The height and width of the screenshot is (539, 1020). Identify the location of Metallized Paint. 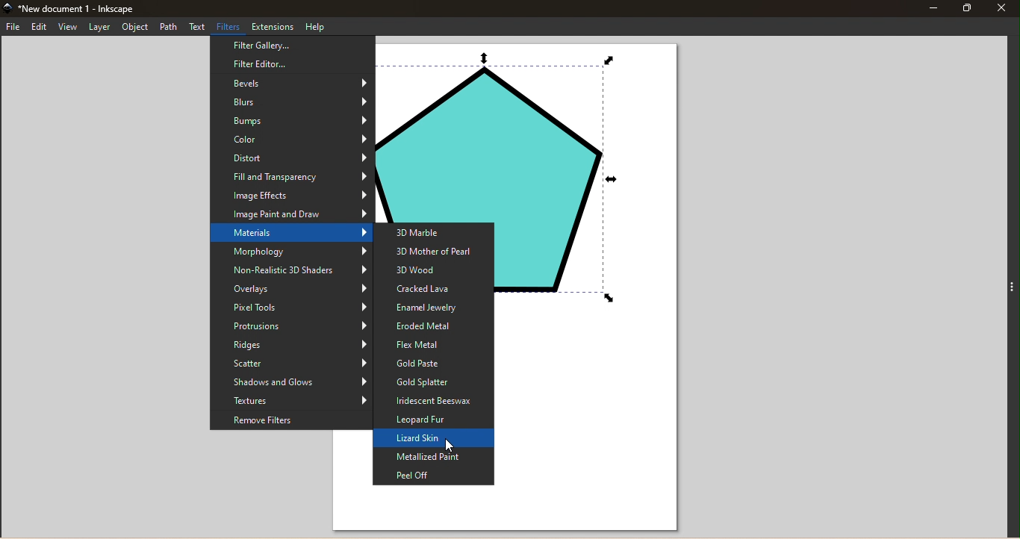
(435, 457).